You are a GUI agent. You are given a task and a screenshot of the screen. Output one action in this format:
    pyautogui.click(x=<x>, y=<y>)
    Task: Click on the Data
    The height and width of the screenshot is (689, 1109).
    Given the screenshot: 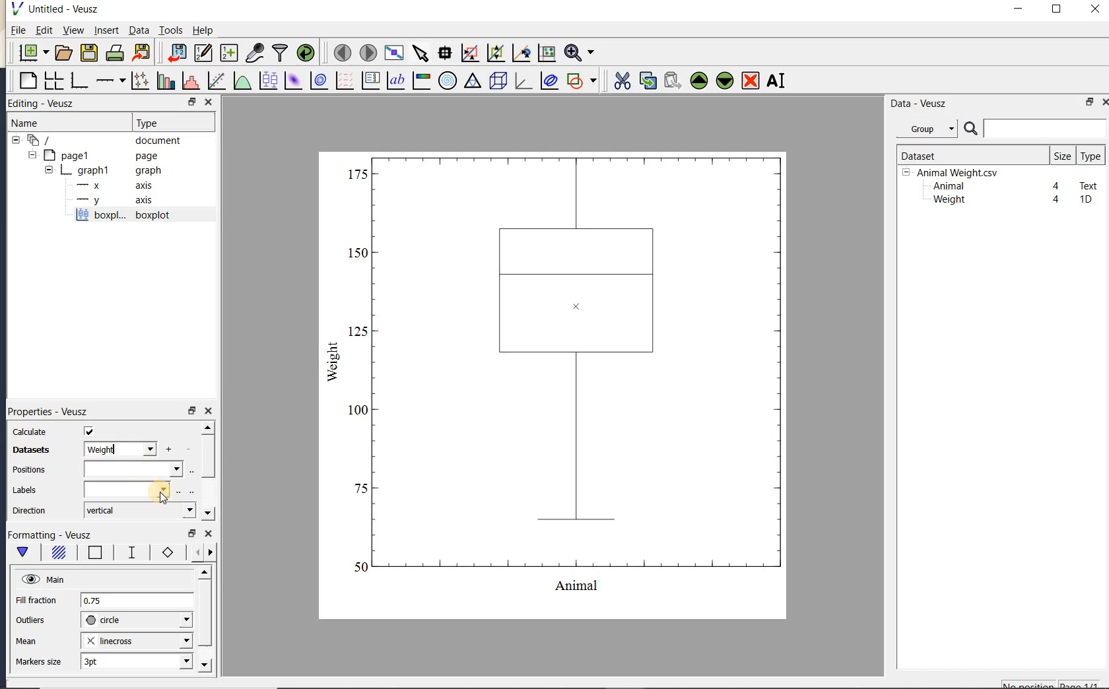 What is the action you would take?
    pyautogui.click(x=139, y=30)
    